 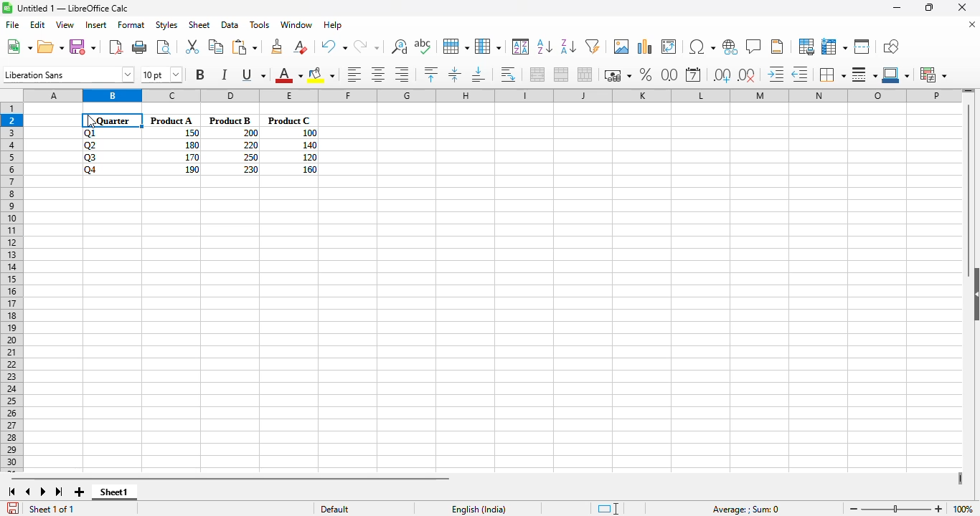 I want to click on Collapse/Expand, so click(x=976, y=294).